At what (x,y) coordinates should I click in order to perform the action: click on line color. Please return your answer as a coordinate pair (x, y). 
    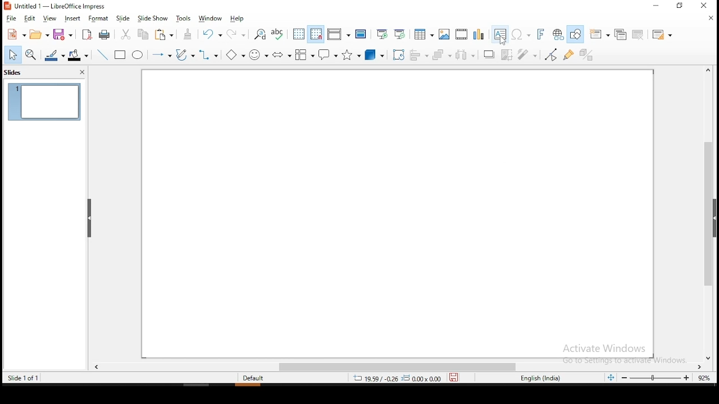
    Looking at the image, I should click on (53, 56).